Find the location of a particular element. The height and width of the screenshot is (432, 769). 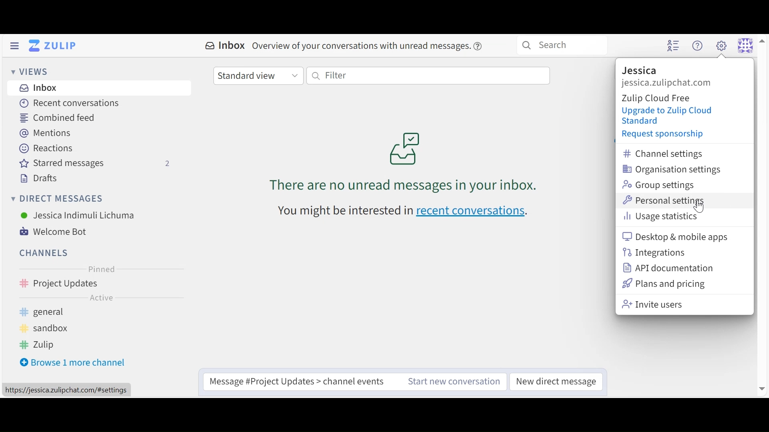

Compose message is located at coordinates (299, 382).